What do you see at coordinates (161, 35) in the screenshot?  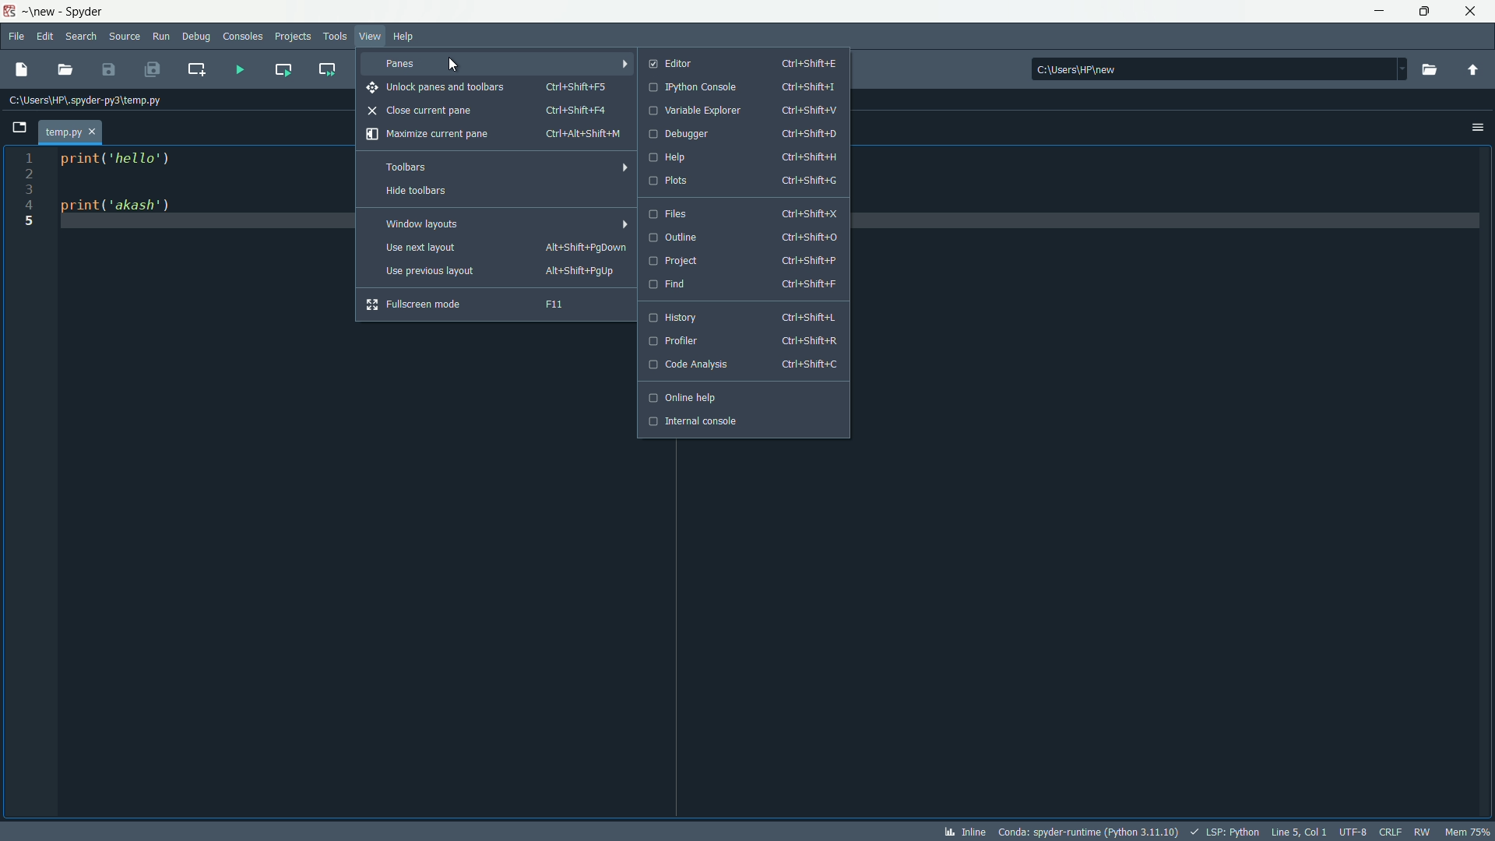 I see `run menu` at bounding box center [161, 35].